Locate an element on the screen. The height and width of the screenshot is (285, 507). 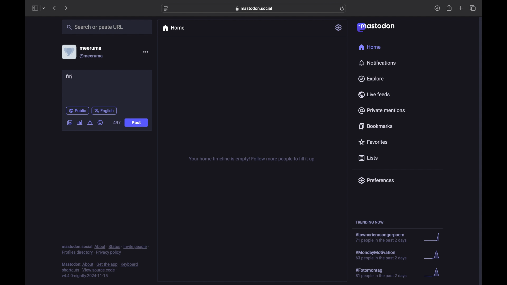
meeruma is located at coordinates (91, 48).